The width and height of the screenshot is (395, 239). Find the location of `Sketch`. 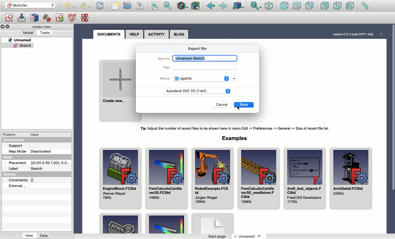

Sketch is located at coordinates (16, 174).